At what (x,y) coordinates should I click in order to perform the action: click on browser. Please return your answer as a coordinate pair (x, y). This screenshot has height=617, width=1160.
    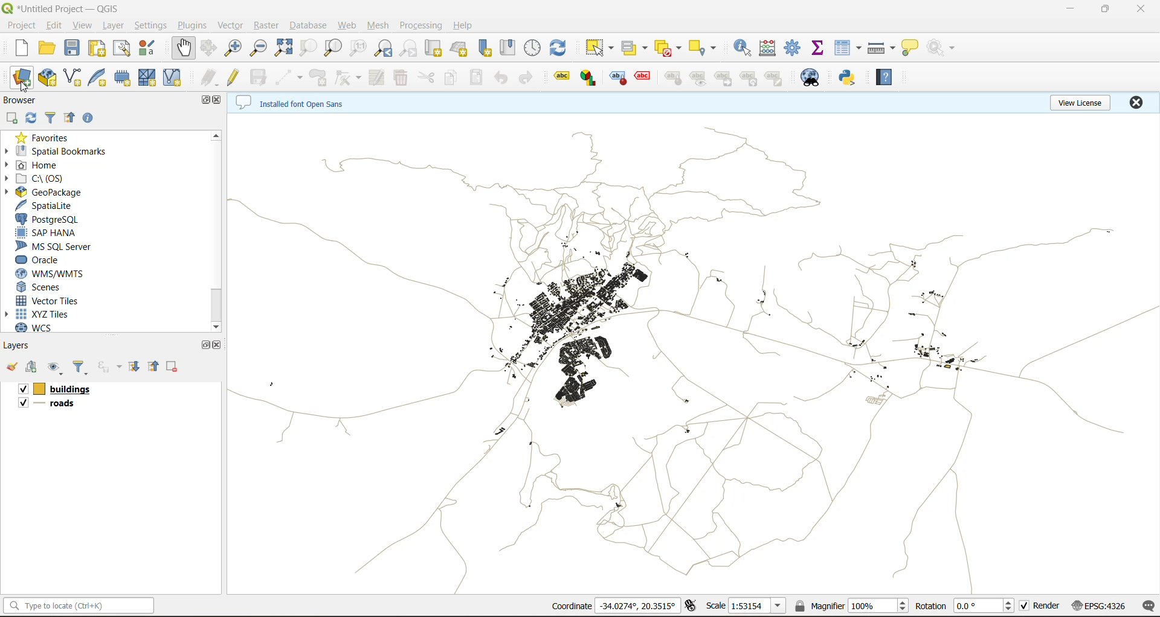
    Looking at the image, I should click on (25, 102).